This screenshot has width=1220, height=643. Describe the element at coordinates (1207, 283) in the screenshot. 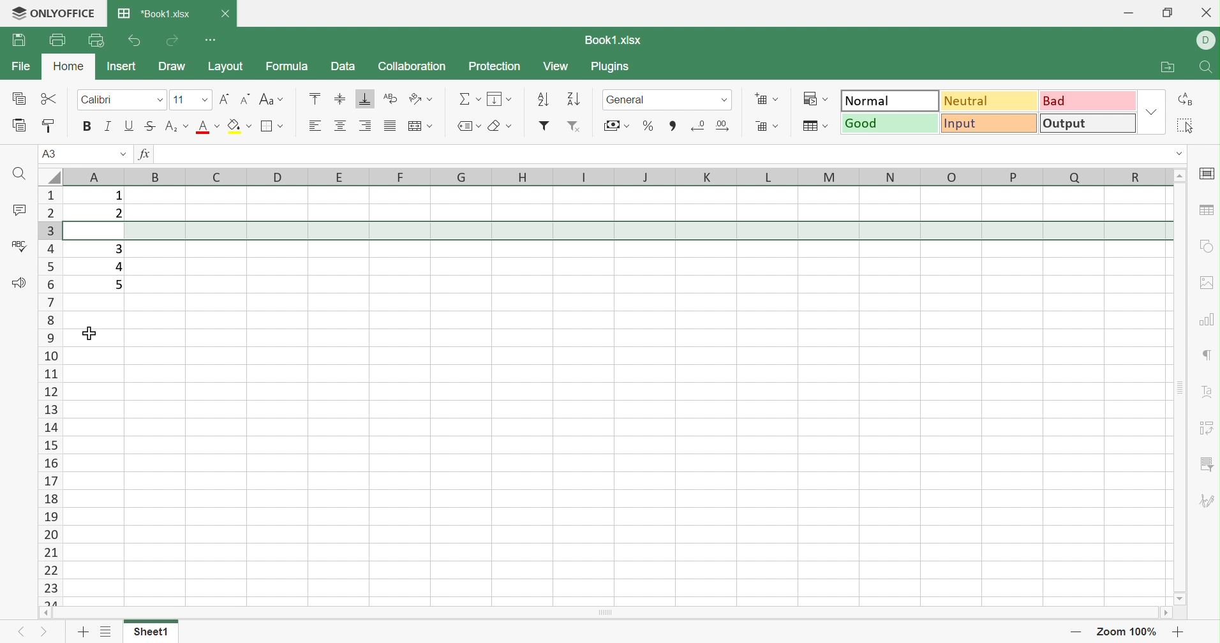

I see `Image settings` at that location.